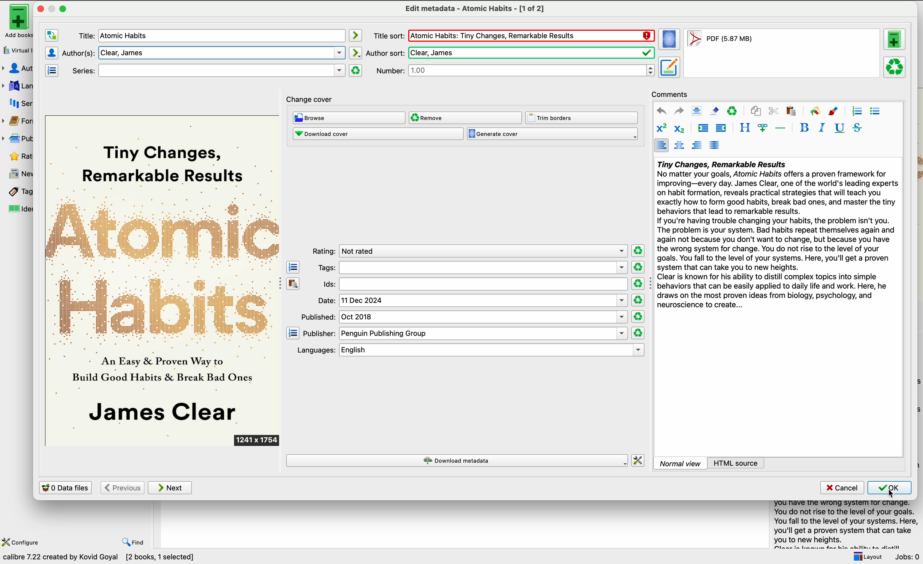 This screenshot has width=923, height=564. I want to click on edit metadata, so click(474, 9).